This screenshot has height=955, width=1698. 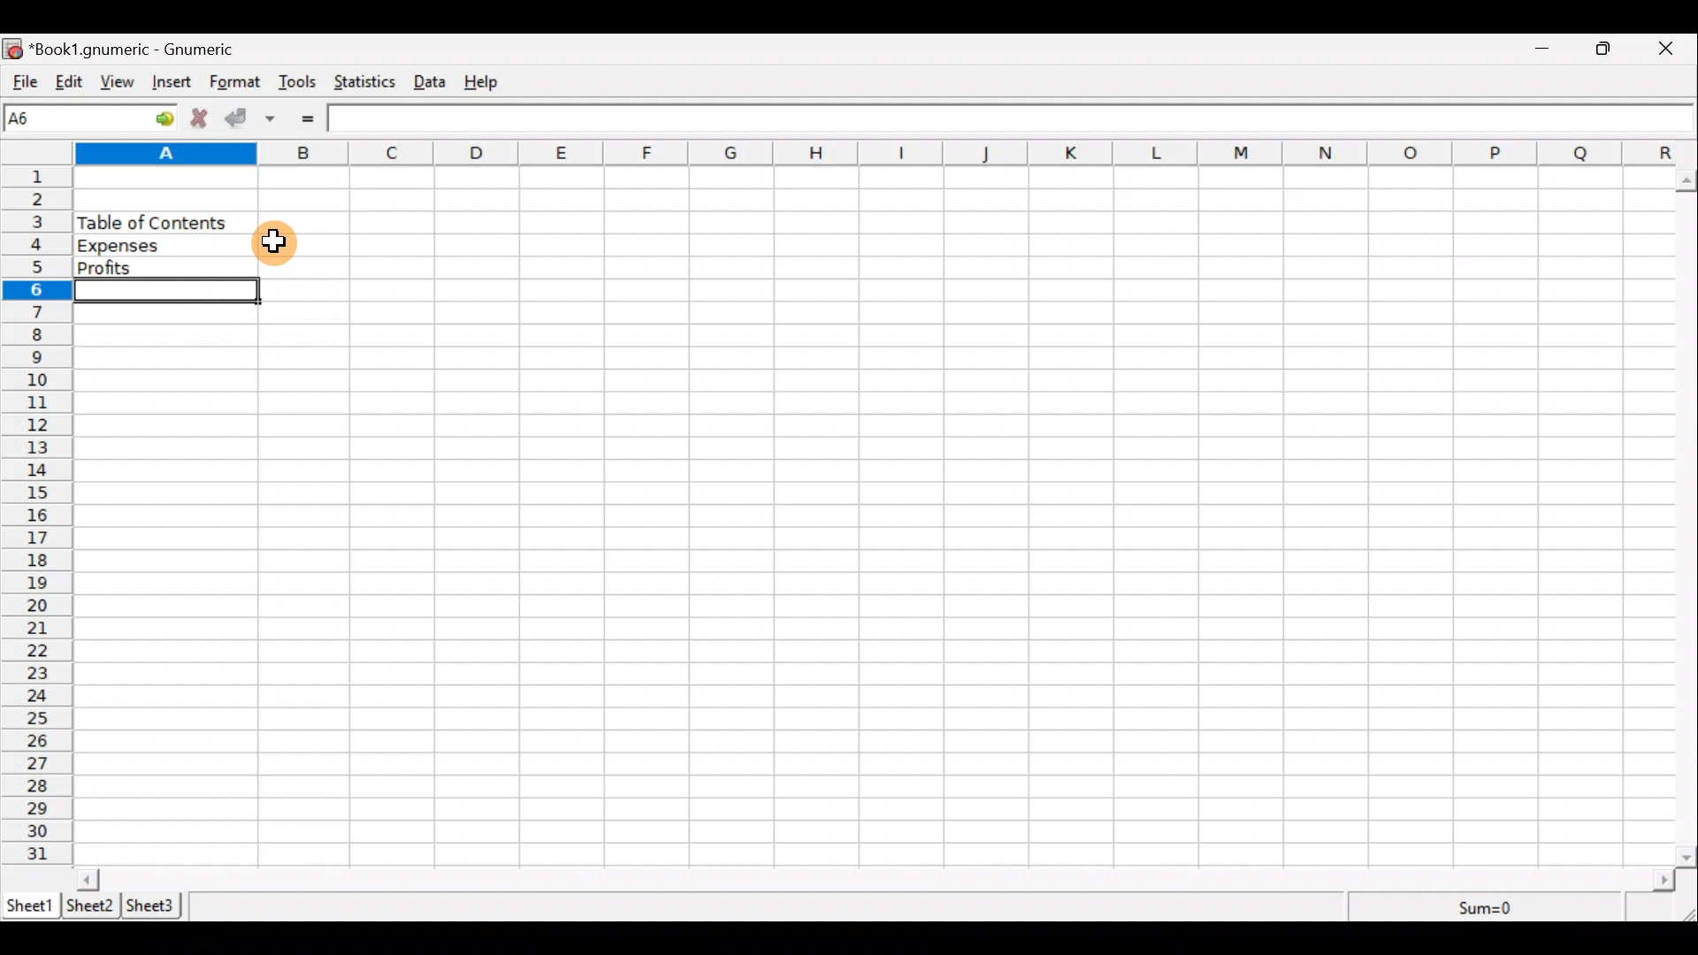 I want to click on Format, so click(x=235, y=83).